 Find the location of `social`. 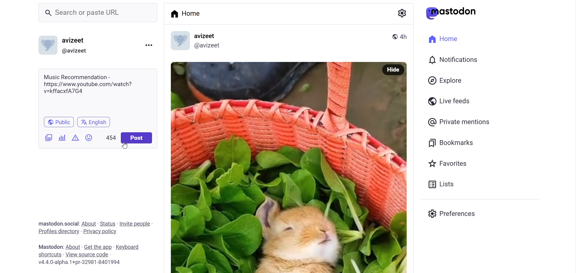

social is located at coordinates (72, 223).